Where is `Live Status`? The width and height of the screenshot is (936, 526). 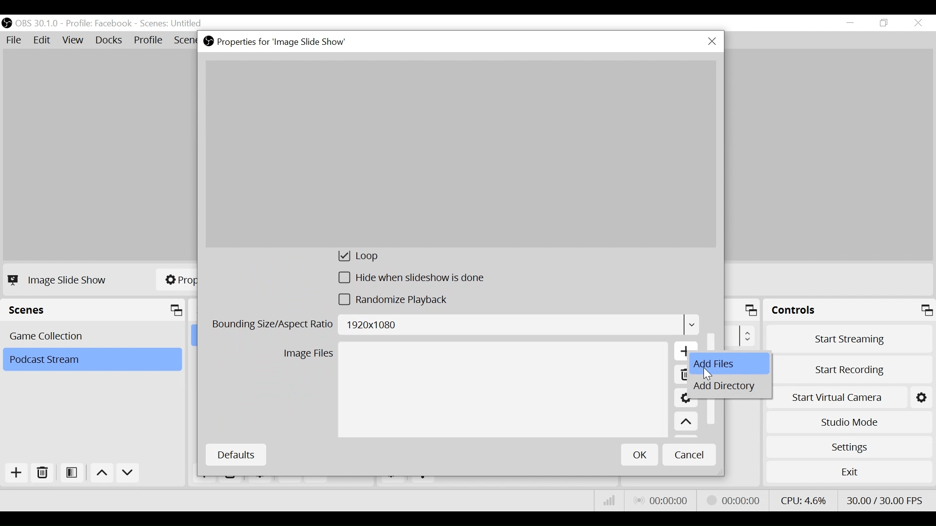
Live Status is located at coordinates (660, 501).